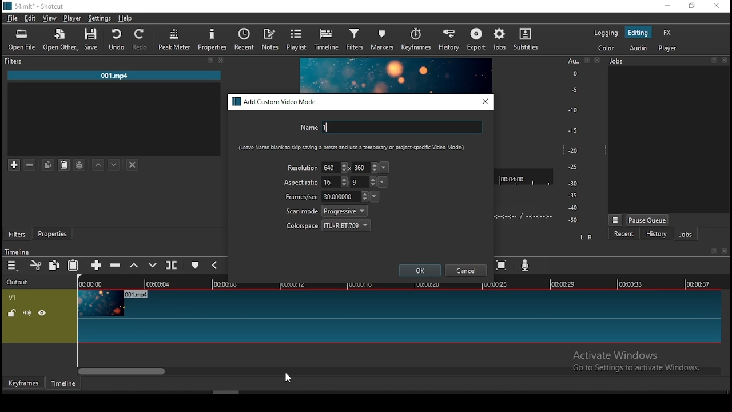 This screenshot has width=732, height=412. I want to click on aspect ration presets, so click(384, 182).